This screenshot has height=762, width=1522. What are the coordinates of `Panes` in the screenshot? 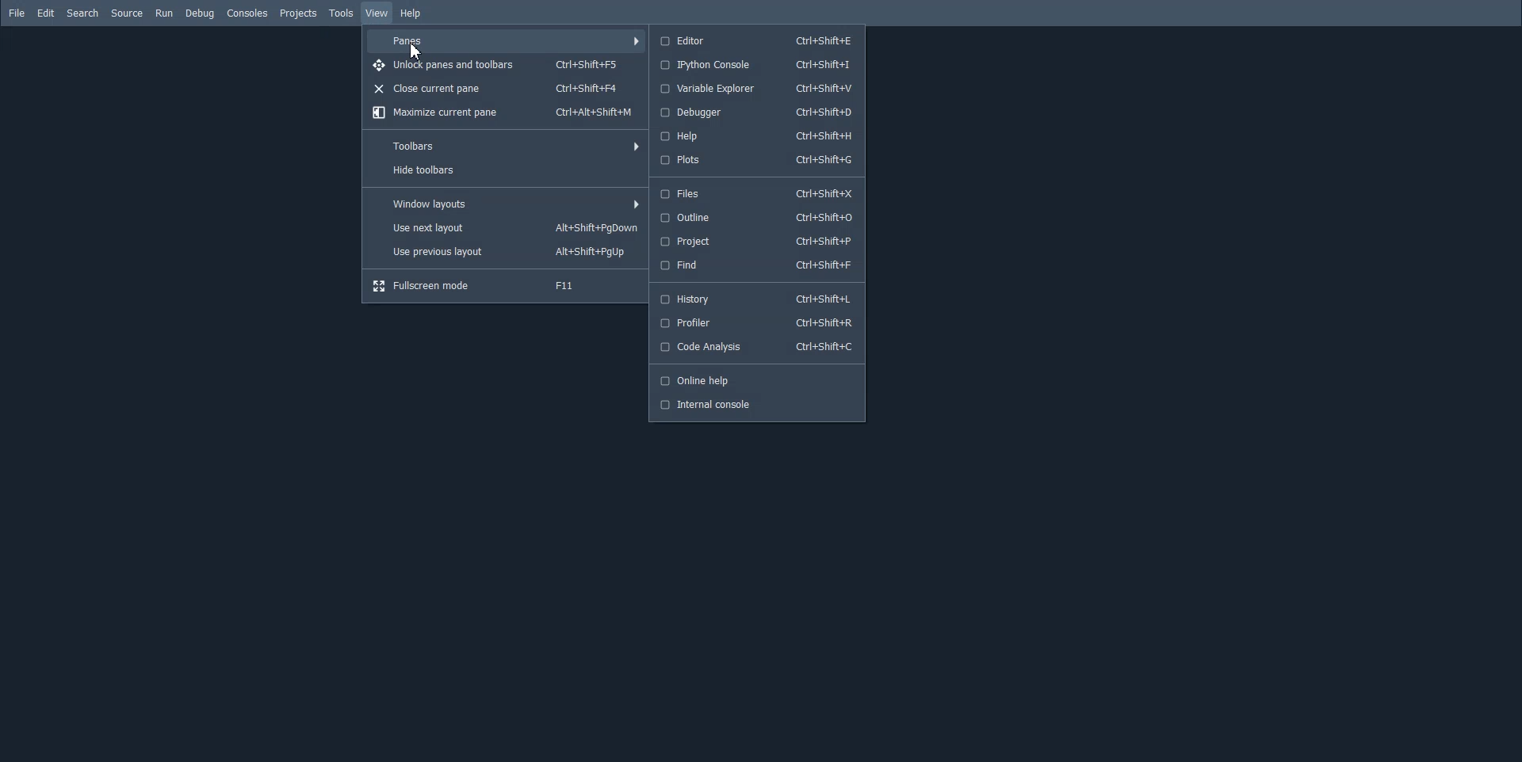 It's located at (505, 40).